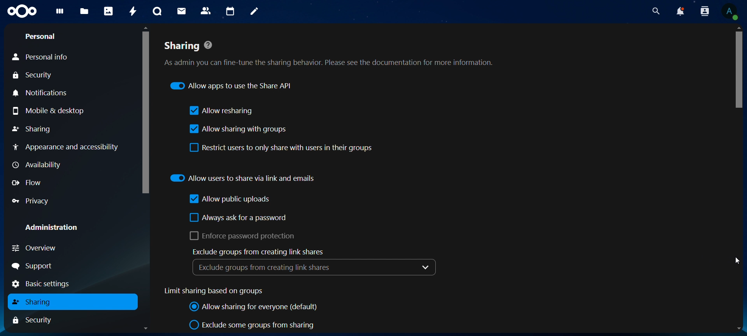 The height and width of the screenshot is (336, 747). What do you see at coordinates (53, 227) in the screenshot?
I see `administration` at bounding box center [53, 227].